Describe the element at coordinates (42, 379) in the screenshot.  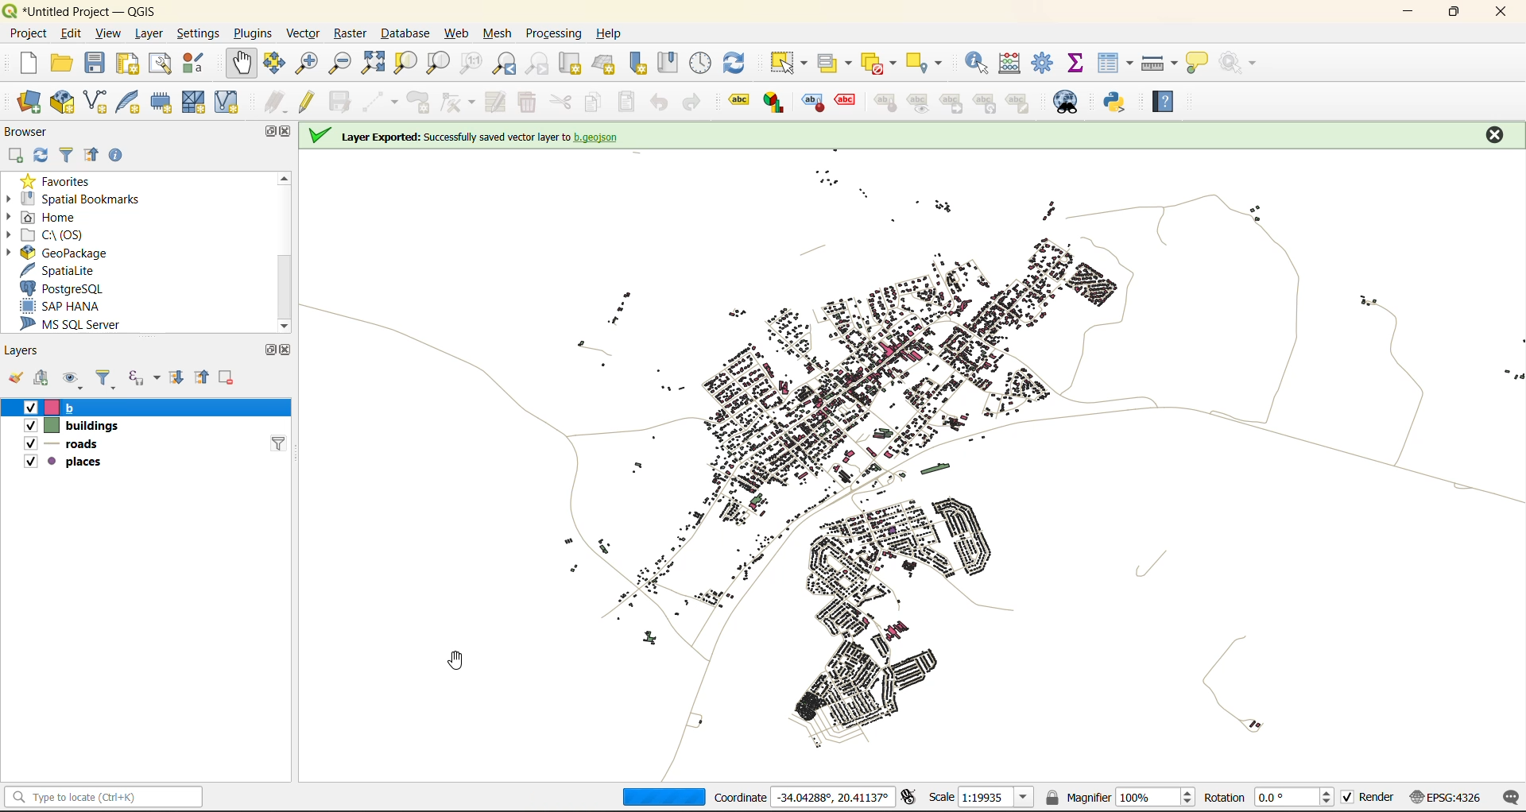
I see `add` at that location.